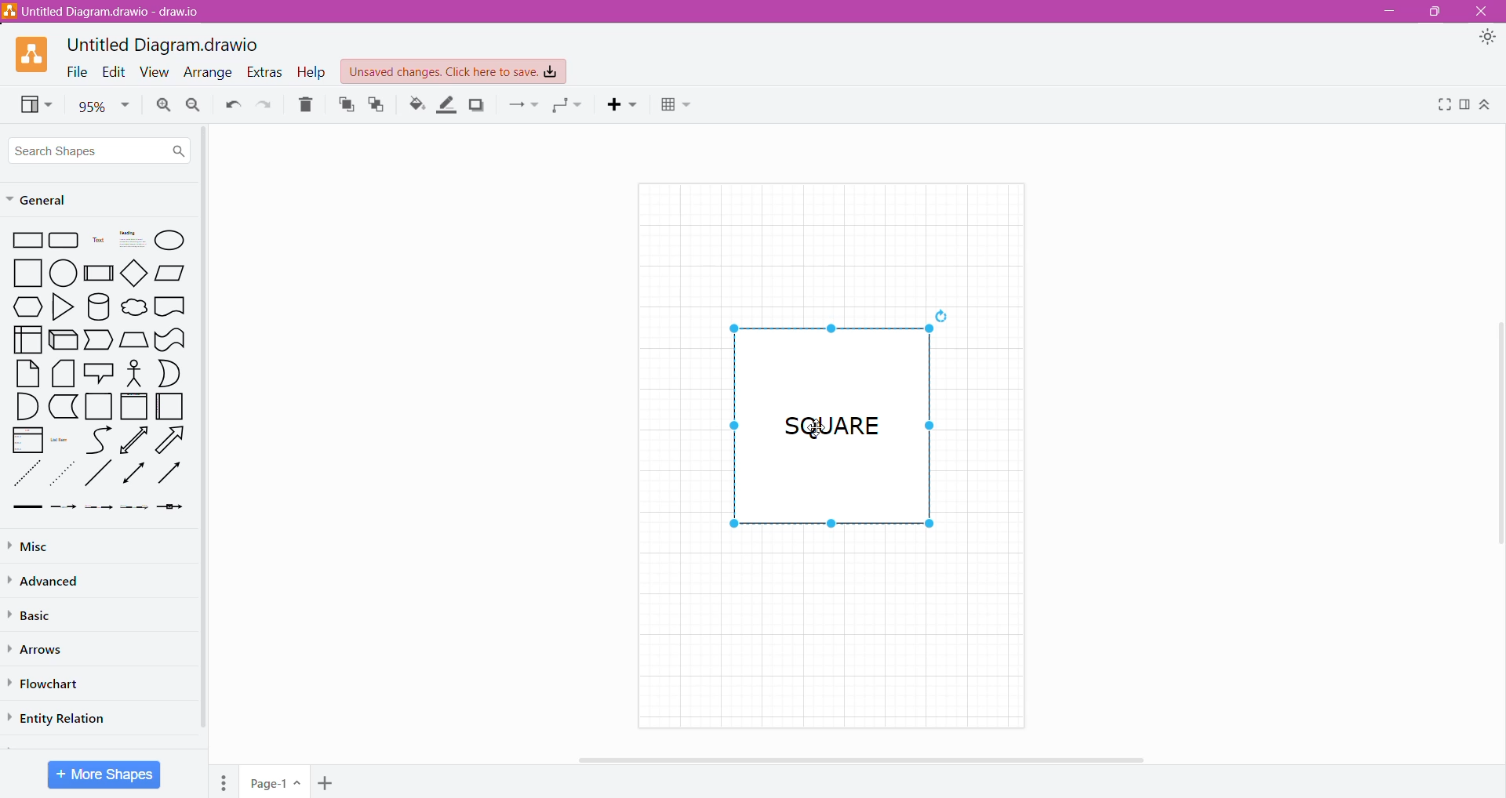  Describe the element at coordinates (1465, 108) in the screenshot. I see `Format` at that location.